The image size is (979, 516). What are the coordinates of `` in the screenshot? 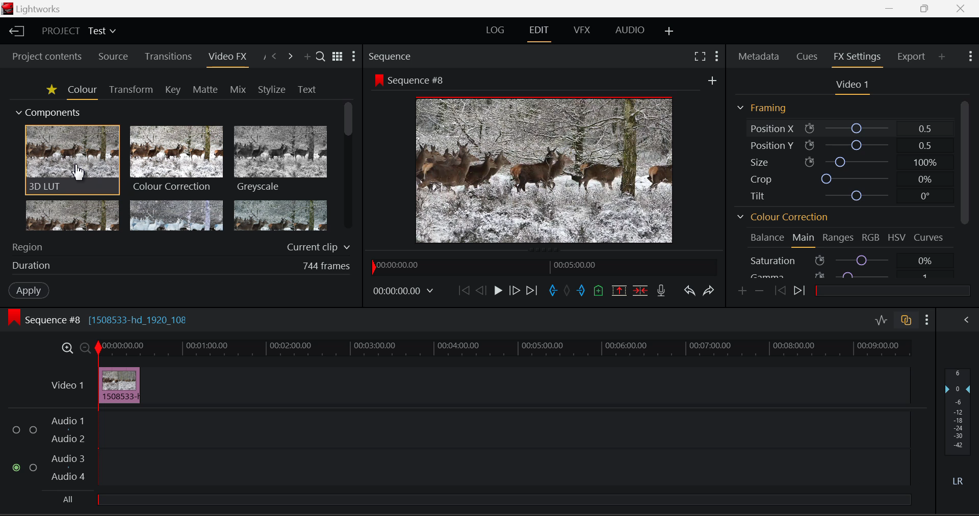 It's located at (712, 80).